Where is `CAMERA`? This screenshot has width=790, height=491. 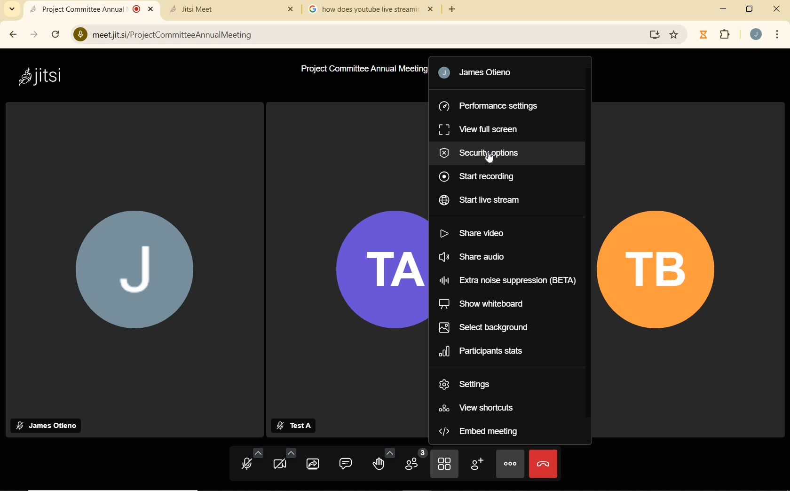
CAMERA is located at coordinates (283, 460).